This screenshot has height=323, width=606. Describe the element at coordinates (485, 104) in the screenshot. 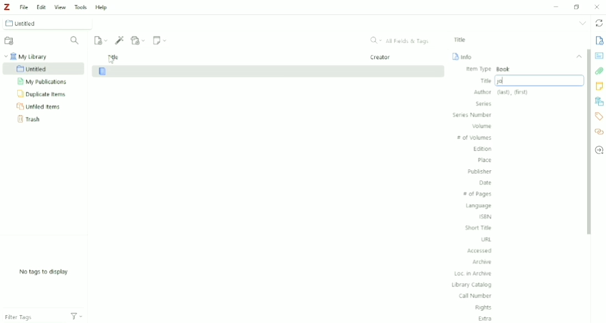

I see `Series` at that location.